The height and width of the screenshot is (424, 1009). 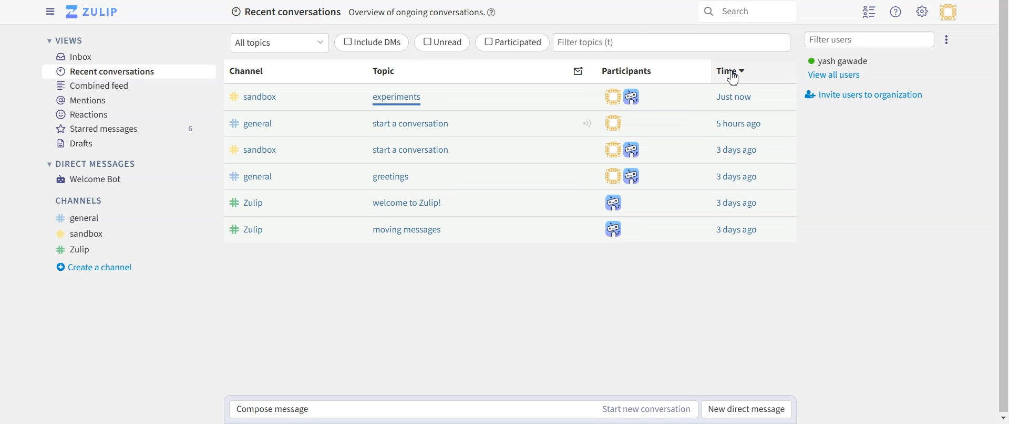 I want to click on General, so click(x=77, y=218).